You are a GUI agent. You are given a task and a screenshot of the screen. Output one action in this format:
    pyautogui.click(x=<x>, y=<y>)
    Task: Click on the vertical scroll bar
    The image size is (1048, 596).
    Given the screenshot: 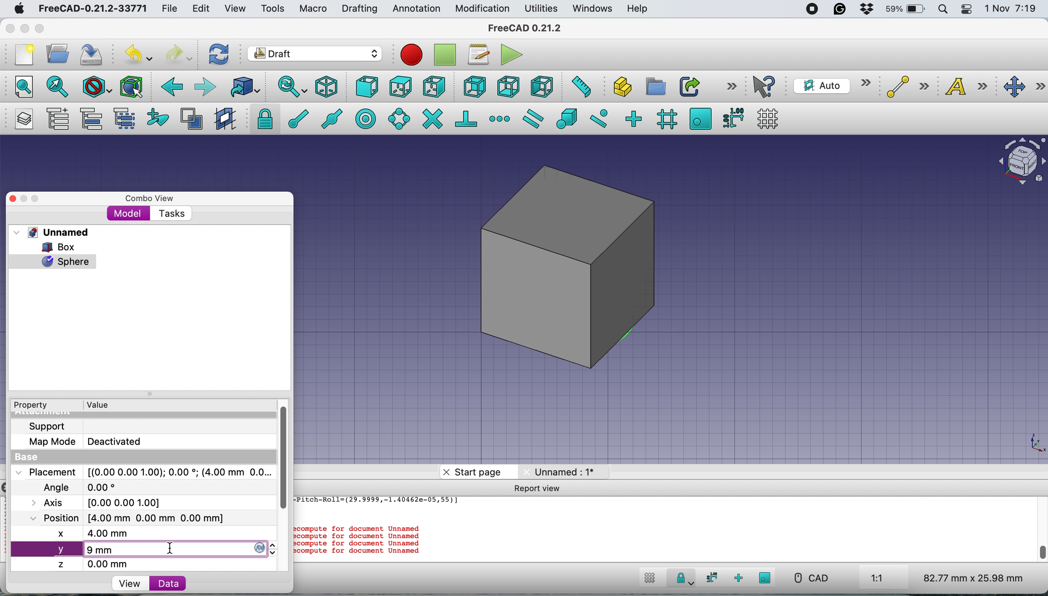 What is the action you would take?
    pyautogui.click(x=290, y=459)
    